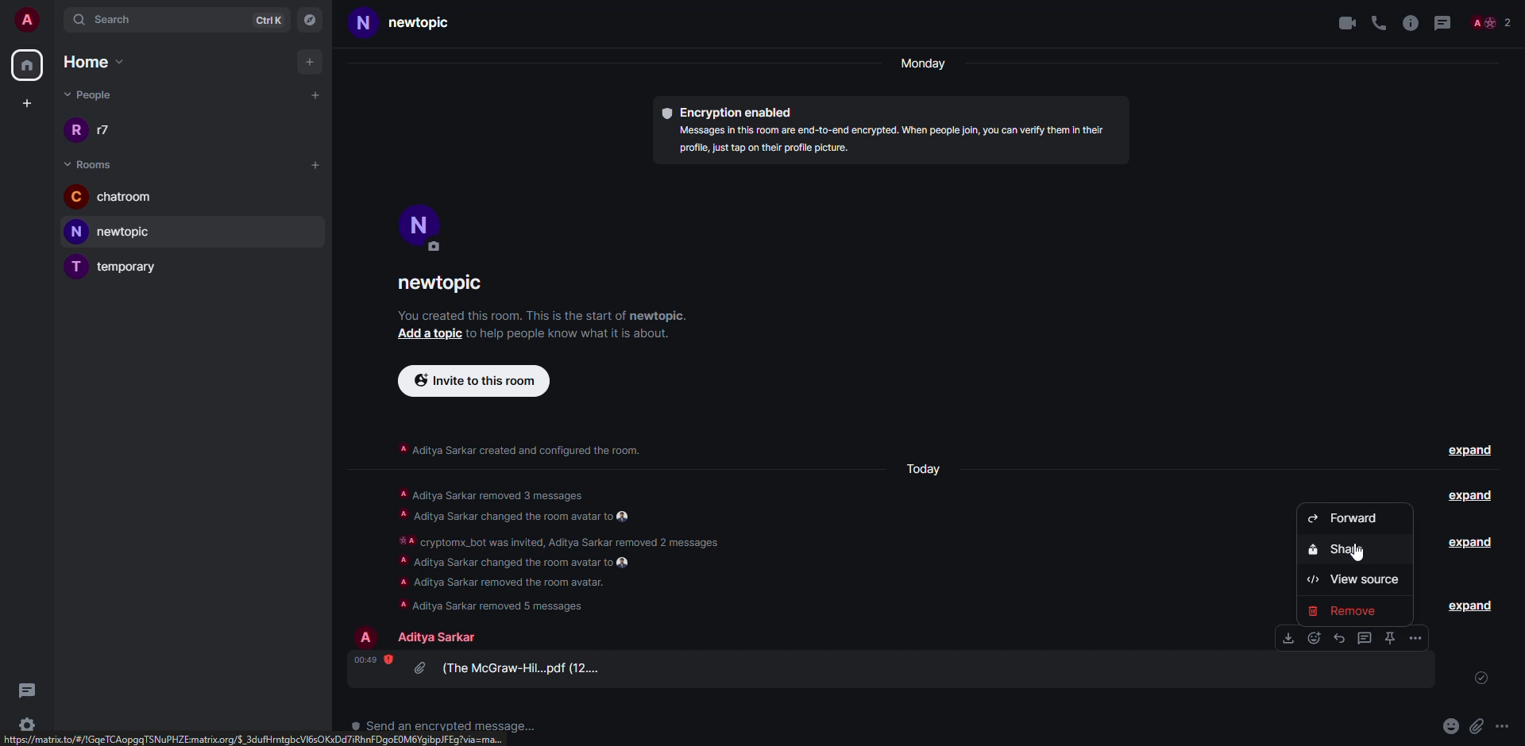  I want to click on Messages in this room are end-to-end encrypted. When people join, you can verify them In their
profile, just tap on their profile picture., so click(889, 140).